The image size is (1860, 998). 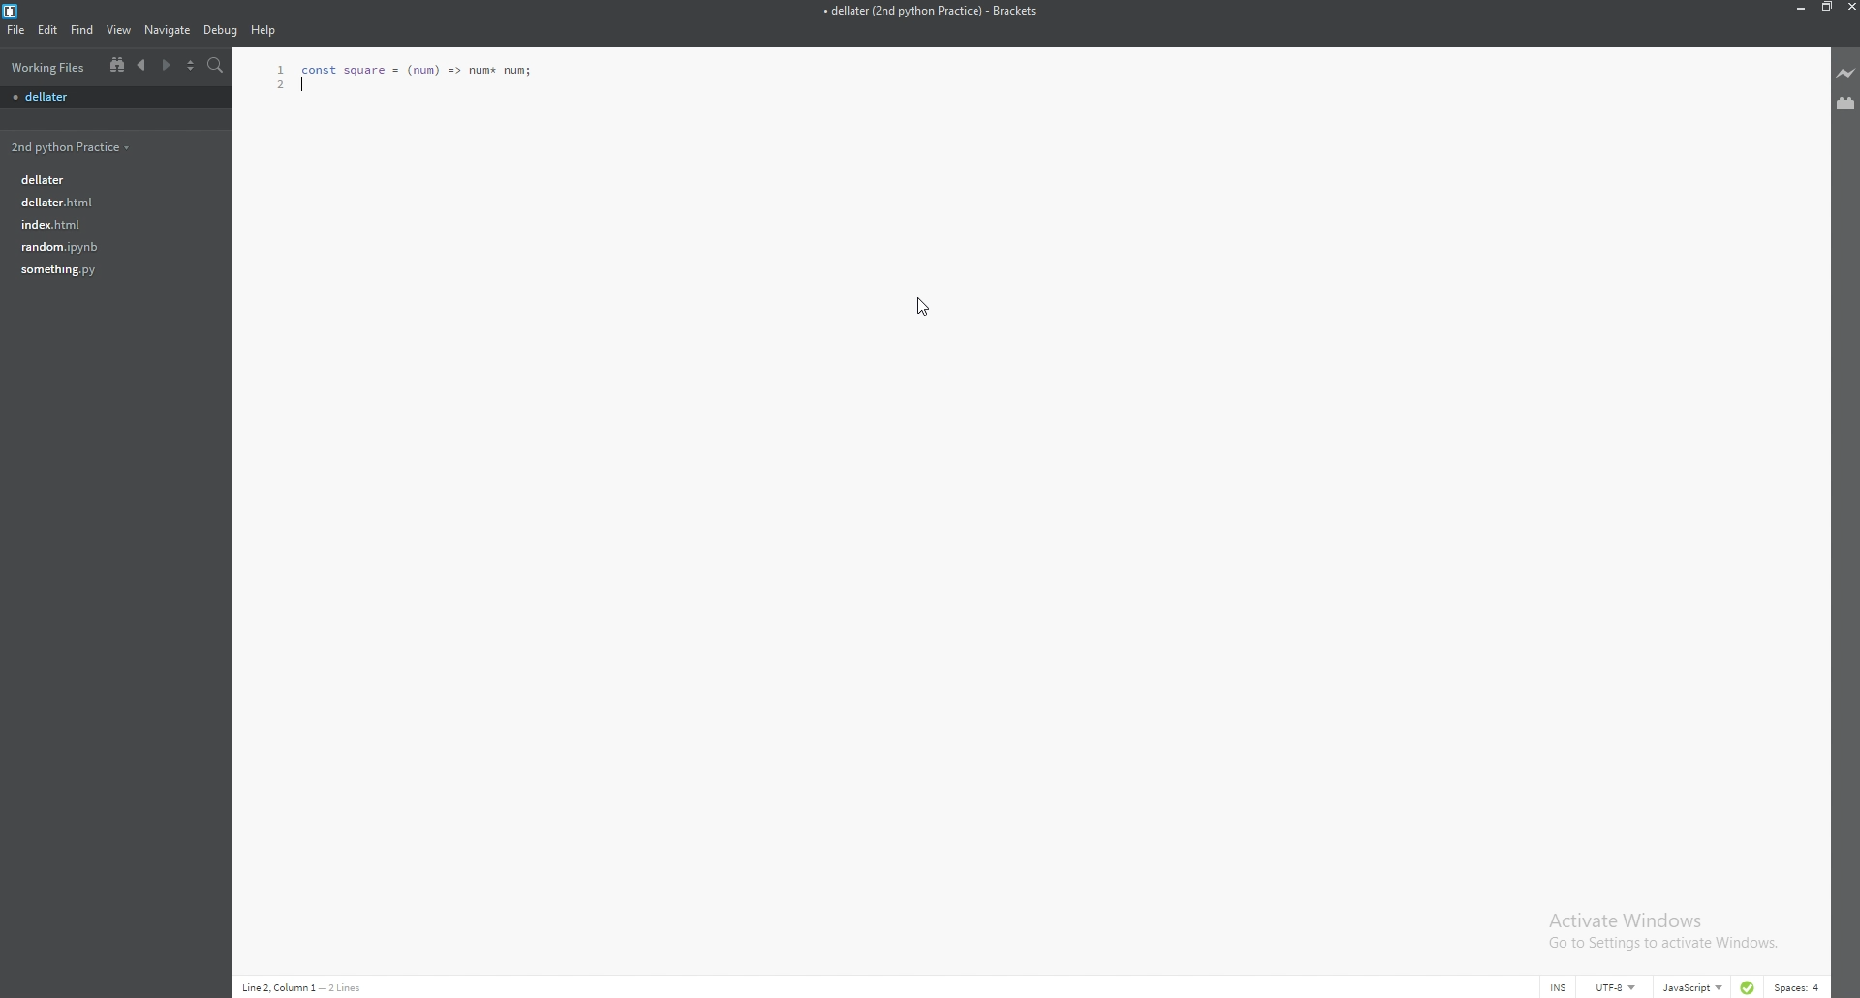 What do you see at coordinates (168, 65) in the screenshot?
I see `next` at bounding box center [168, 65].